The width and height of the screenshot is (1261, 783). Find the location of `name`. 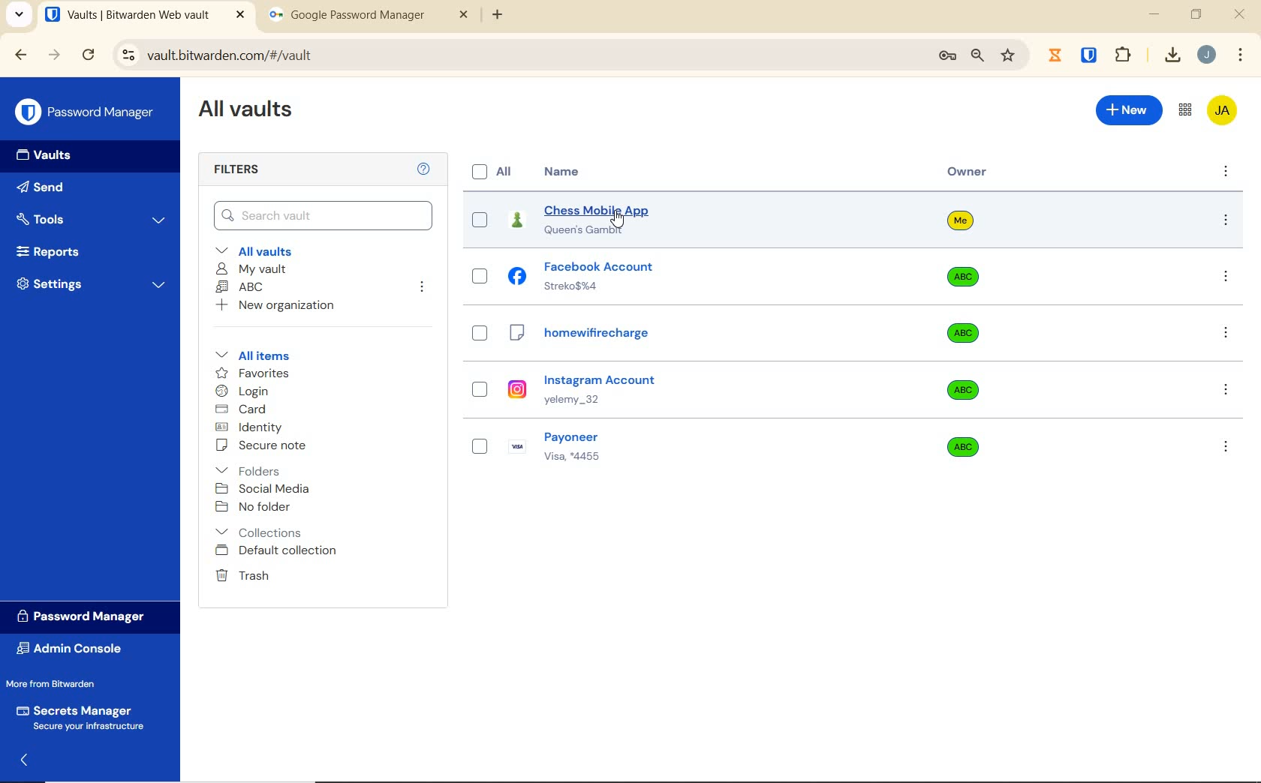

name is located at coordinates (566, 172).